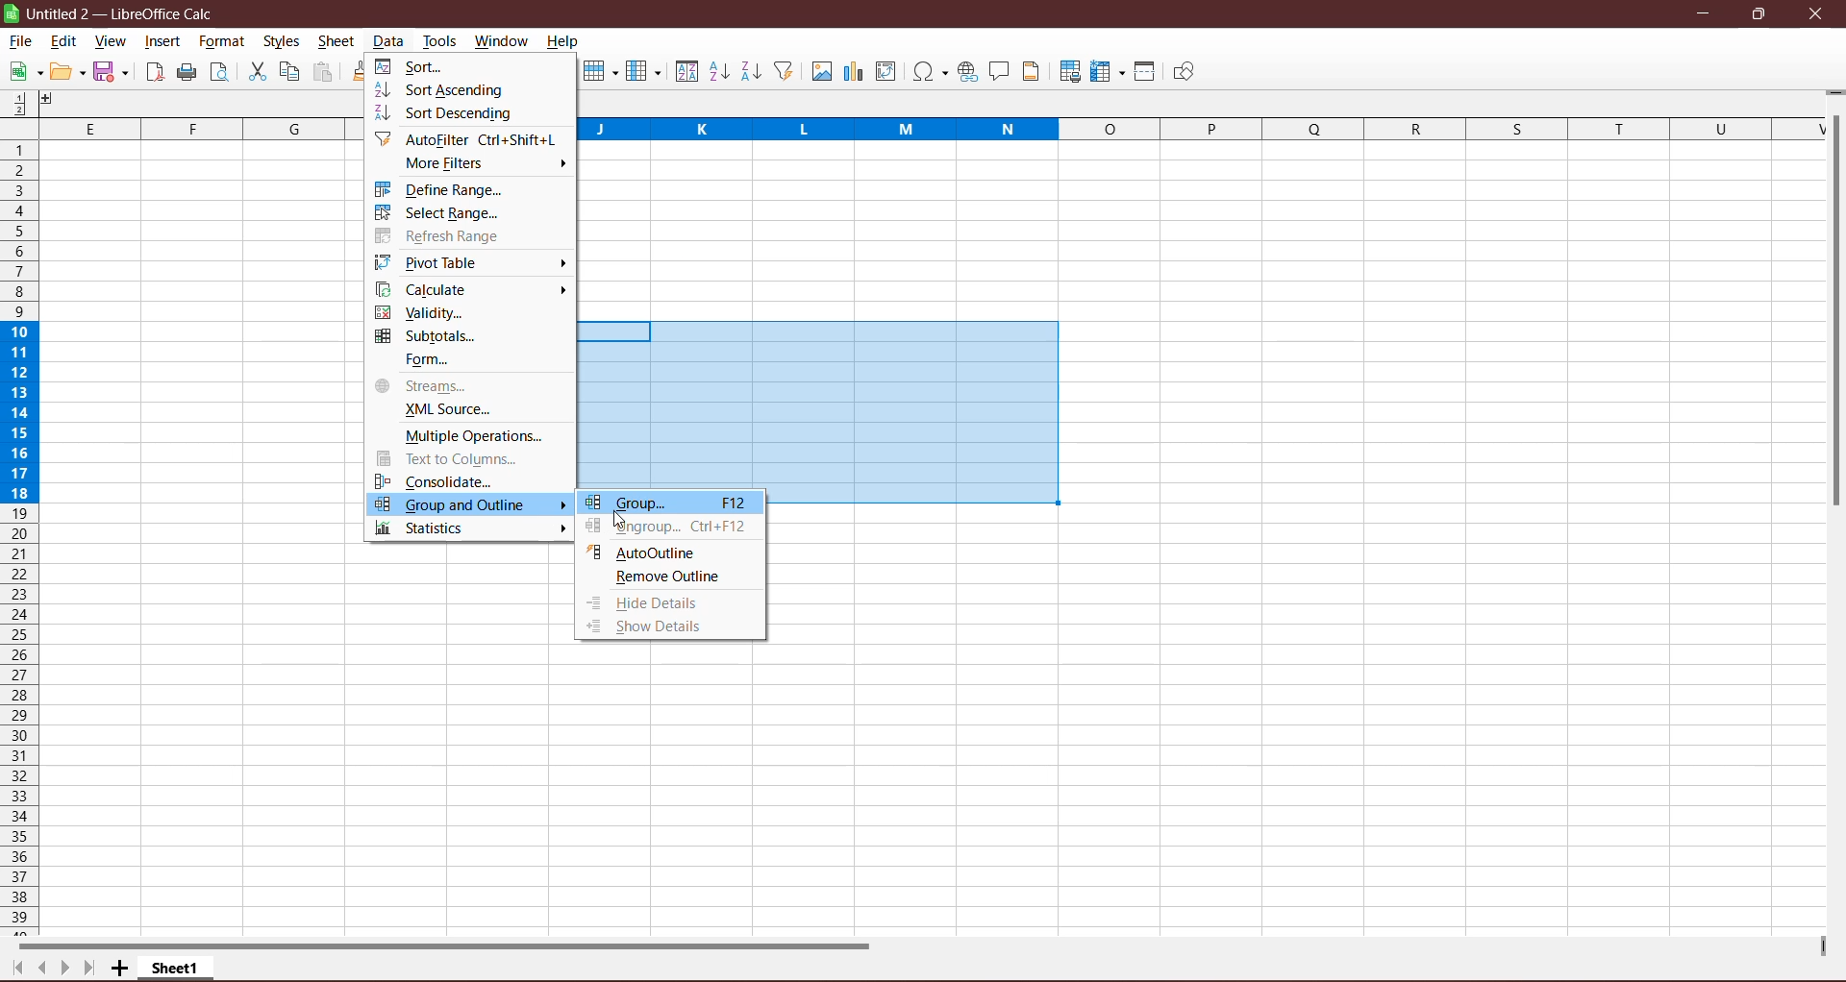  What do you see at coordinates (388, 41) in the screenshot?
I see `Data` at bounding box center [388, 41].